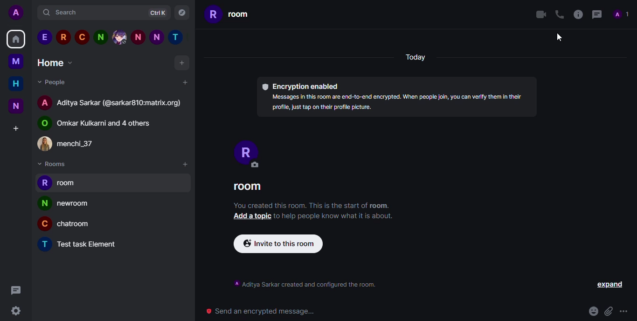  I want to click on room, so click(246, 187).